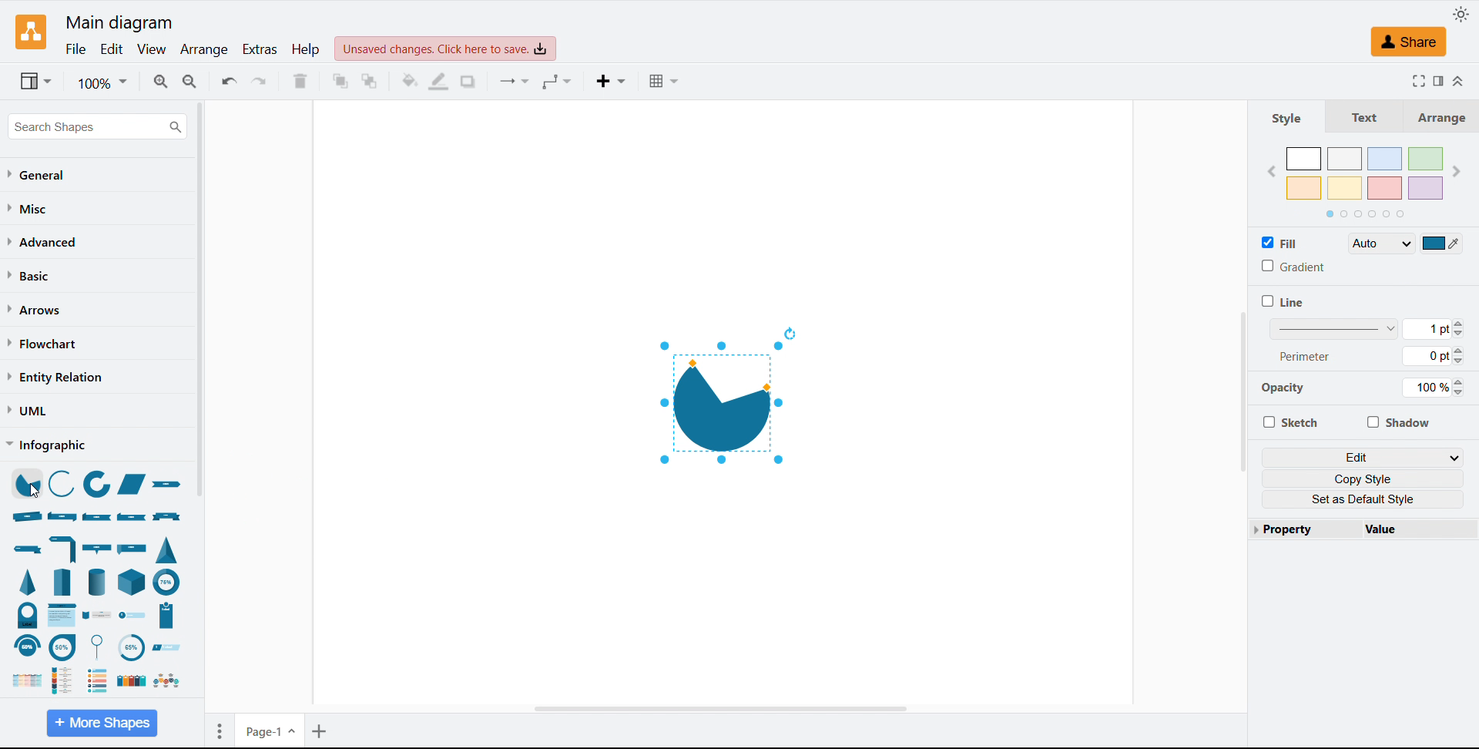 Image resolution: width=1479 pixels, height=749 pixels. What do you see at coordinates (37, 81) in the screenshot?
I see `View options ` at bounding box center [37, 81].